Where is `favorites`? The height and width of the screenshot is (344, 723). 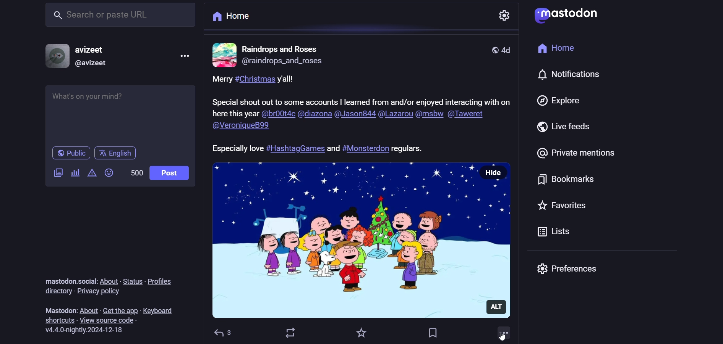
favorites is located at coordinates (361, 332).